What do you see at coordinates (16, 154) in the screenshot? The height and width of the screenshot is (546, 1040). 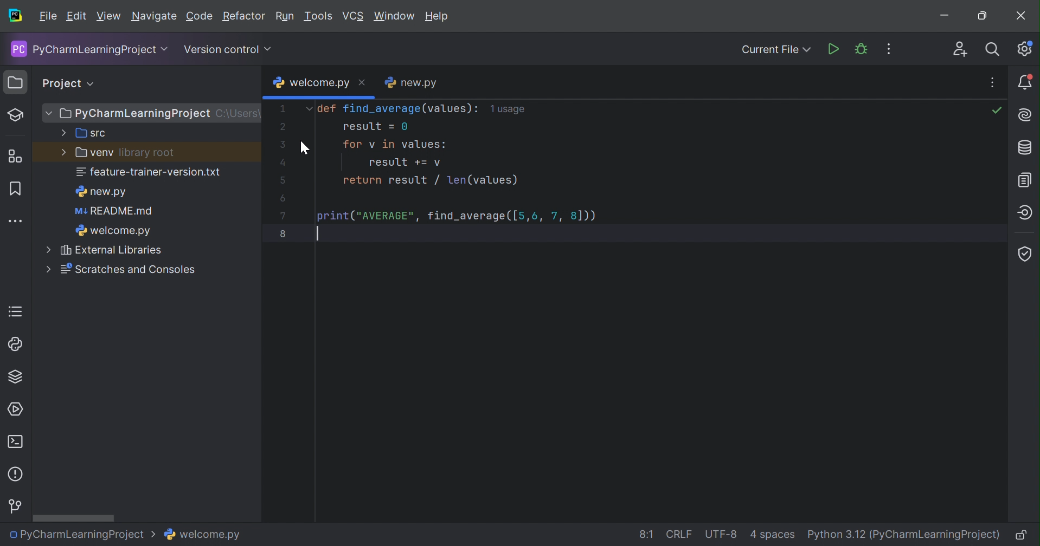 I see `Structure` at bounding box center [16, 154].